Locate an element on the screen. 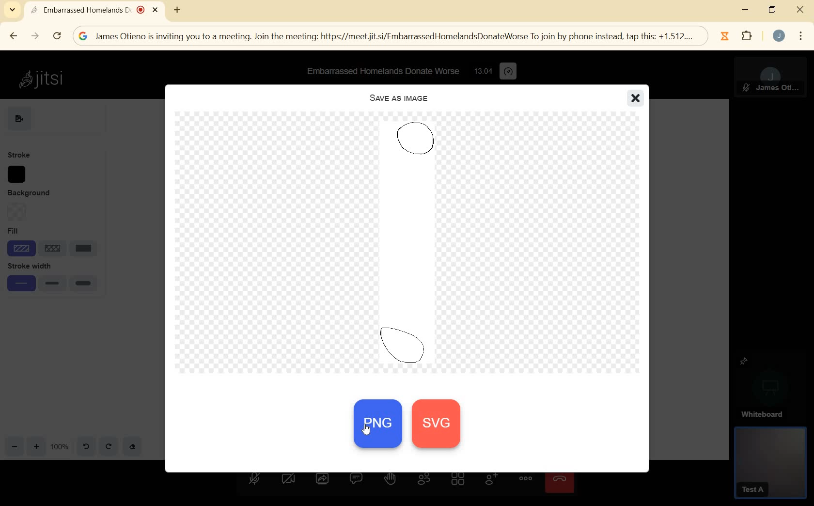  stroke width is located at coordinates (52, 267).